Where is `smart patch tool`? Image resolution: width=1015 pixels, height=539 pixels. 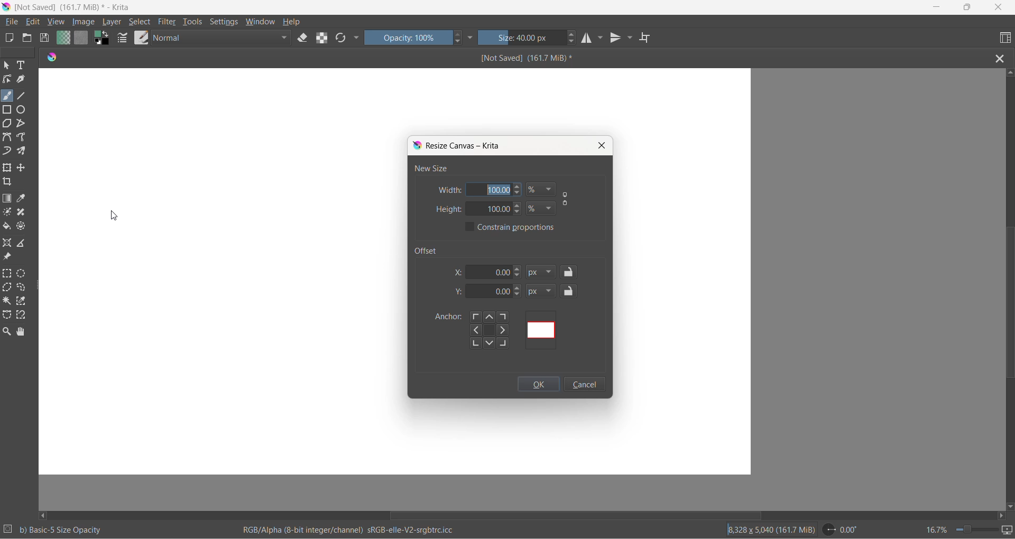 smart patch tool is located at coordinates (24, 213).